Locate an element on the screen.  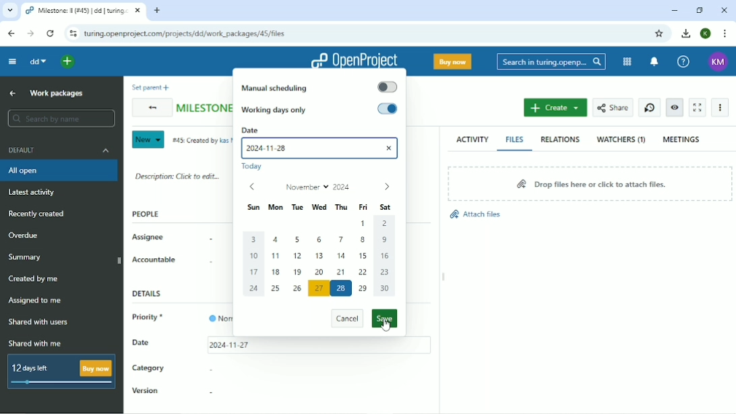
27 is located at coordinates (319, 289).